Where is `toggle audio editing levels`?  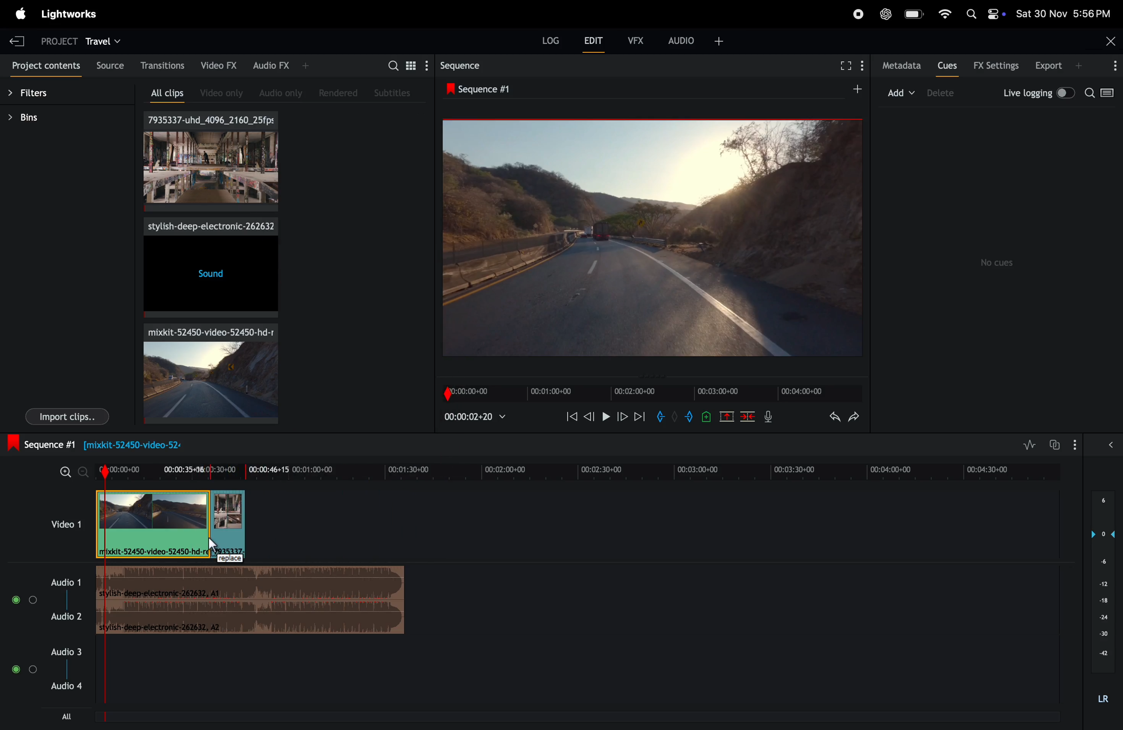 toggle audio editing levels is located at coordinates (1026, 444).